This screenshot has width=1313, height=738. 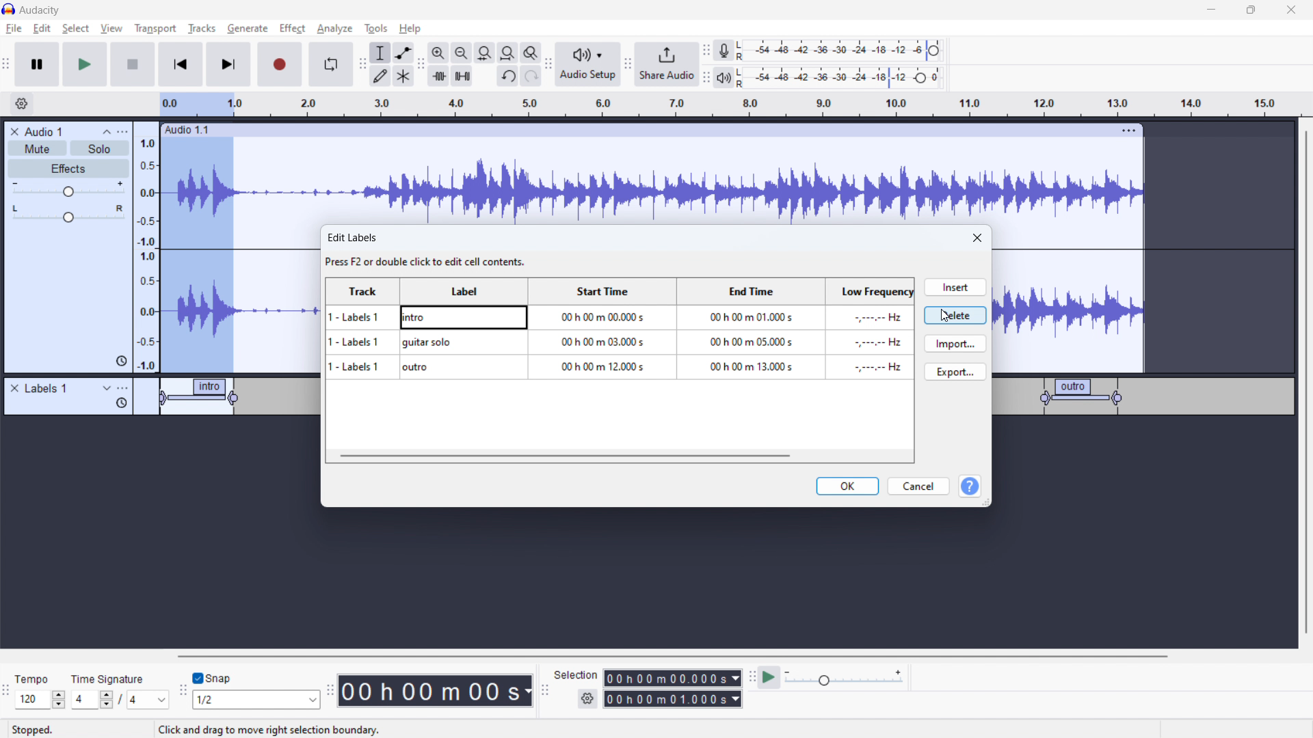 I want to click on share audio, so click(x=665, y=64).